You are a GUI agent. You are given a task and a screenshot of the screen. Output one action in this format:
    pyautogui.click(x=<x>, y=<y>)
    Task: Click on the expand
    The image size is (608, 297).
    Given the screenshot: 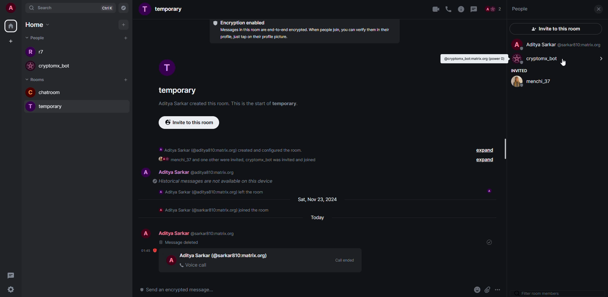 What is the action you would take?
    pyautogui.click(x=485, y=160)
    